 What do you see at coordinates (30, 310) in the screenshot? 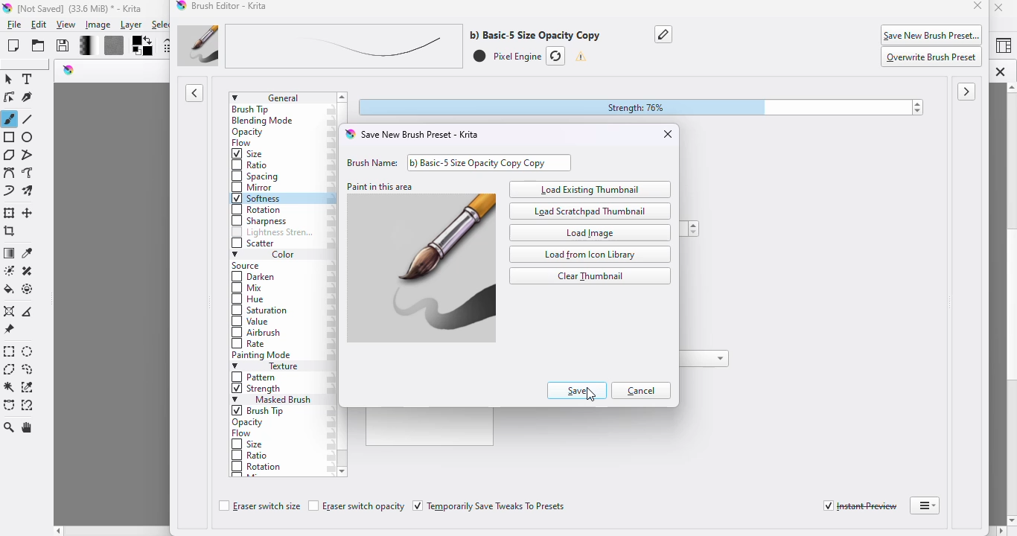
I see `measure the distance between two points` at bounding box center [30, 310].